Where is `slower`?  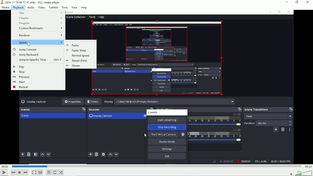 slower is located at coordinates (80, 66).